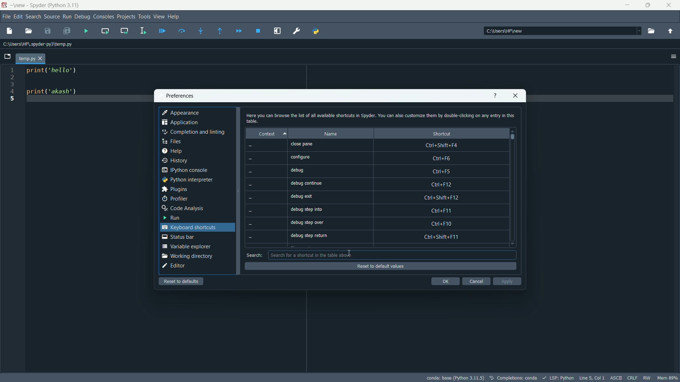 The height and width of the screenshot is (382, 680). Describe the element at coordinates (29, 58) in the screenshot. I see `temp.py tab` at that location.